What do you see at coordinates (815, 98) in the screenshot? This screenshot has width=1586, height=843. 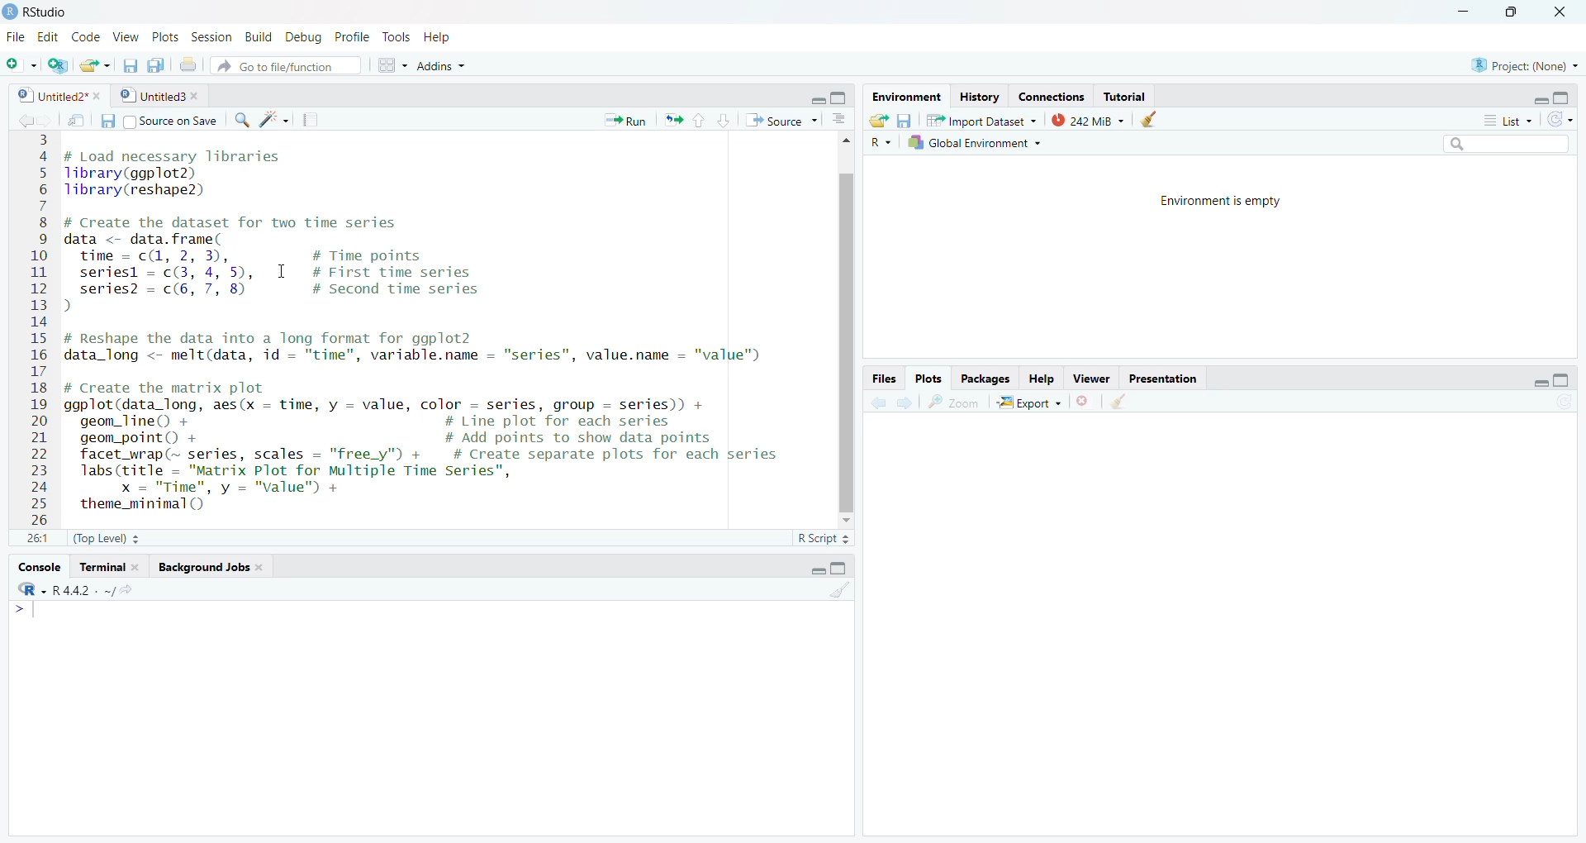 I see `minimize` at bounding box center [815, 98].